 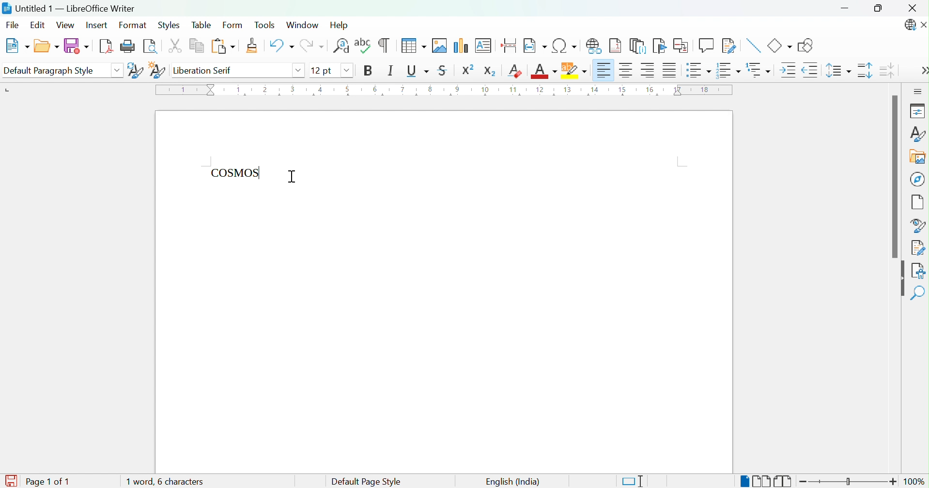 I want to click on Character Highlighting Color, so click(x=573, y=70).